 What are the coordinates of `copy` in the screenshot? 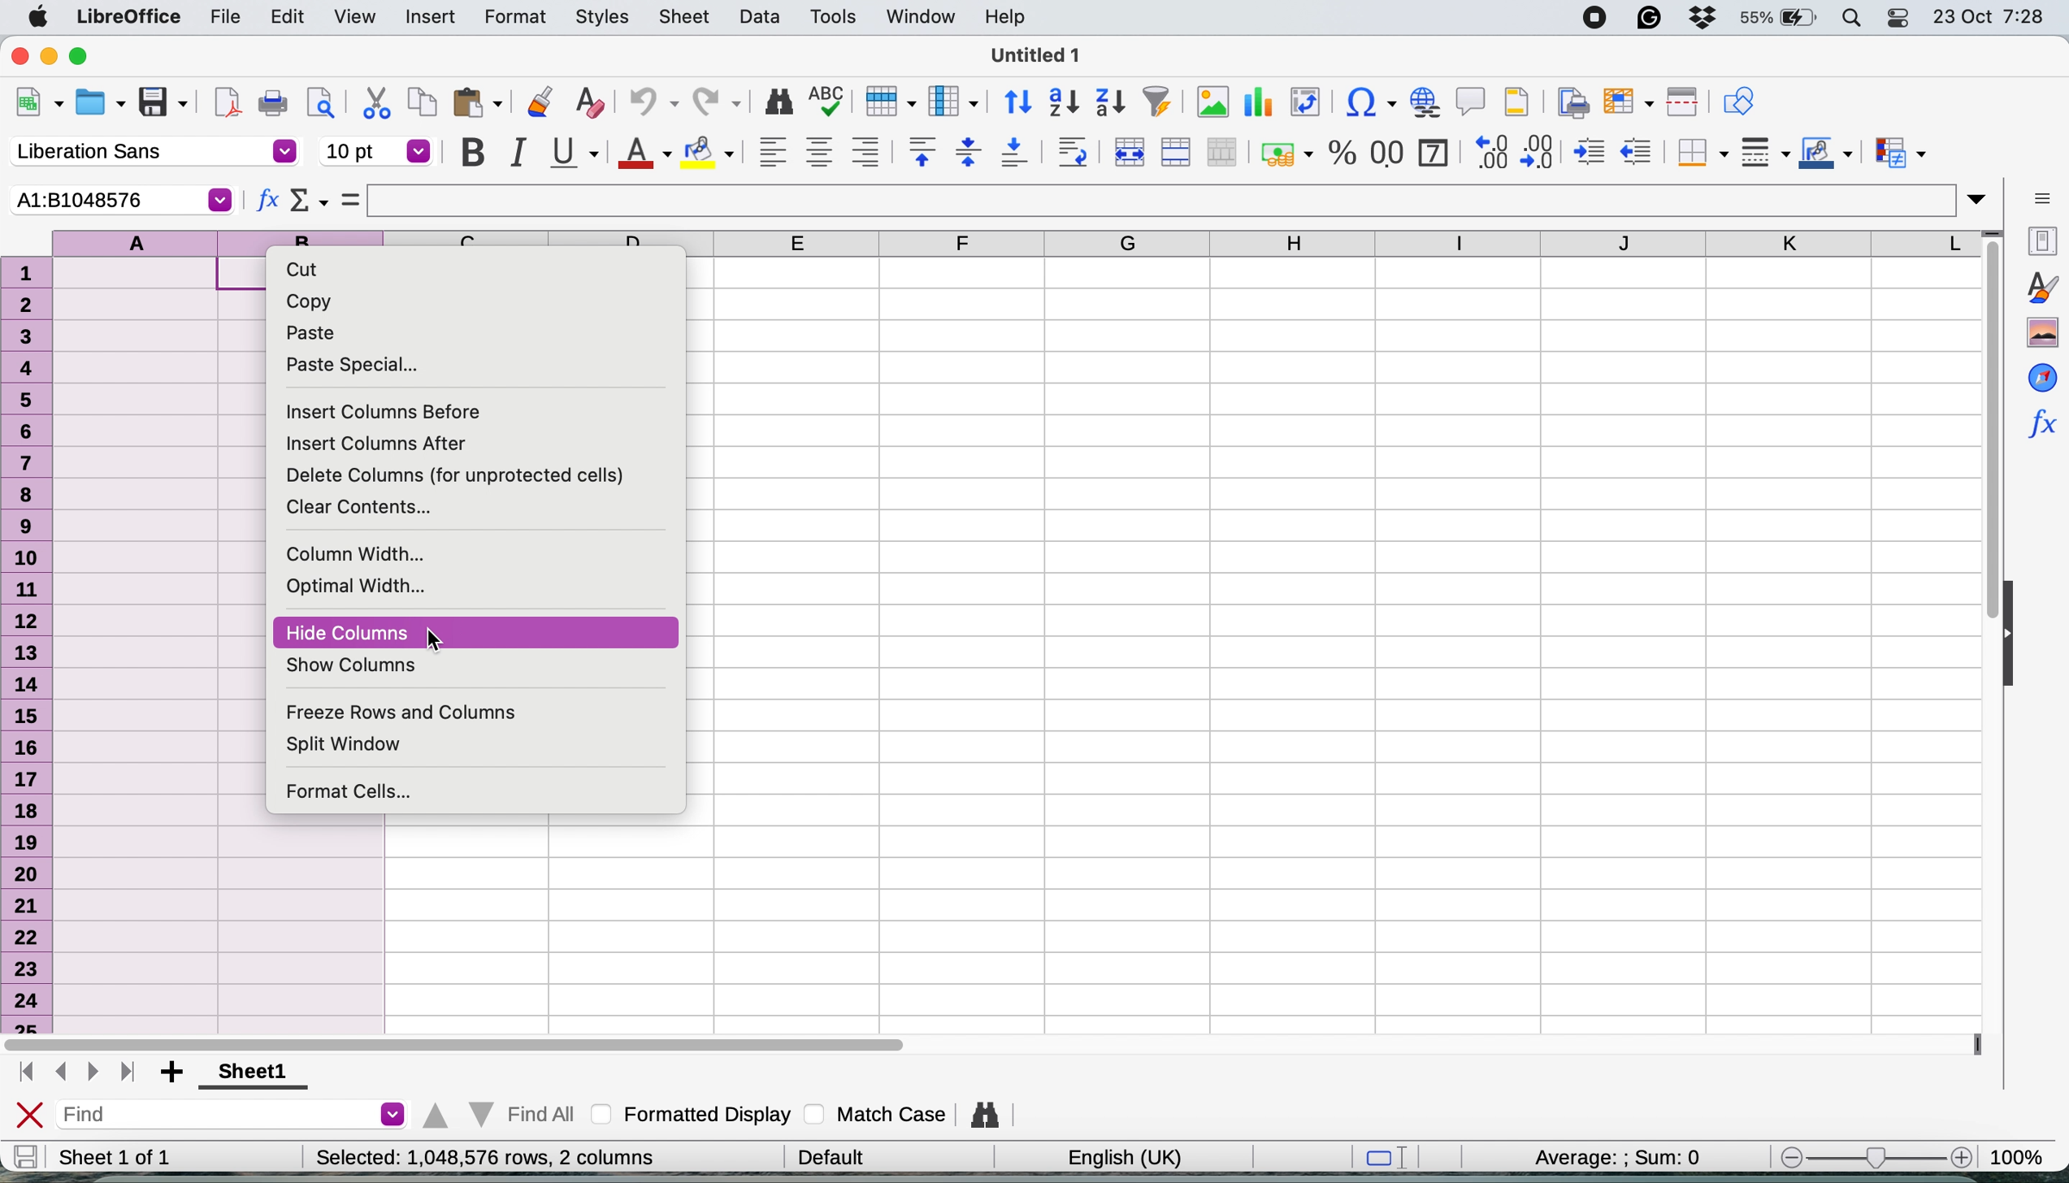 It's located at (423, 106).